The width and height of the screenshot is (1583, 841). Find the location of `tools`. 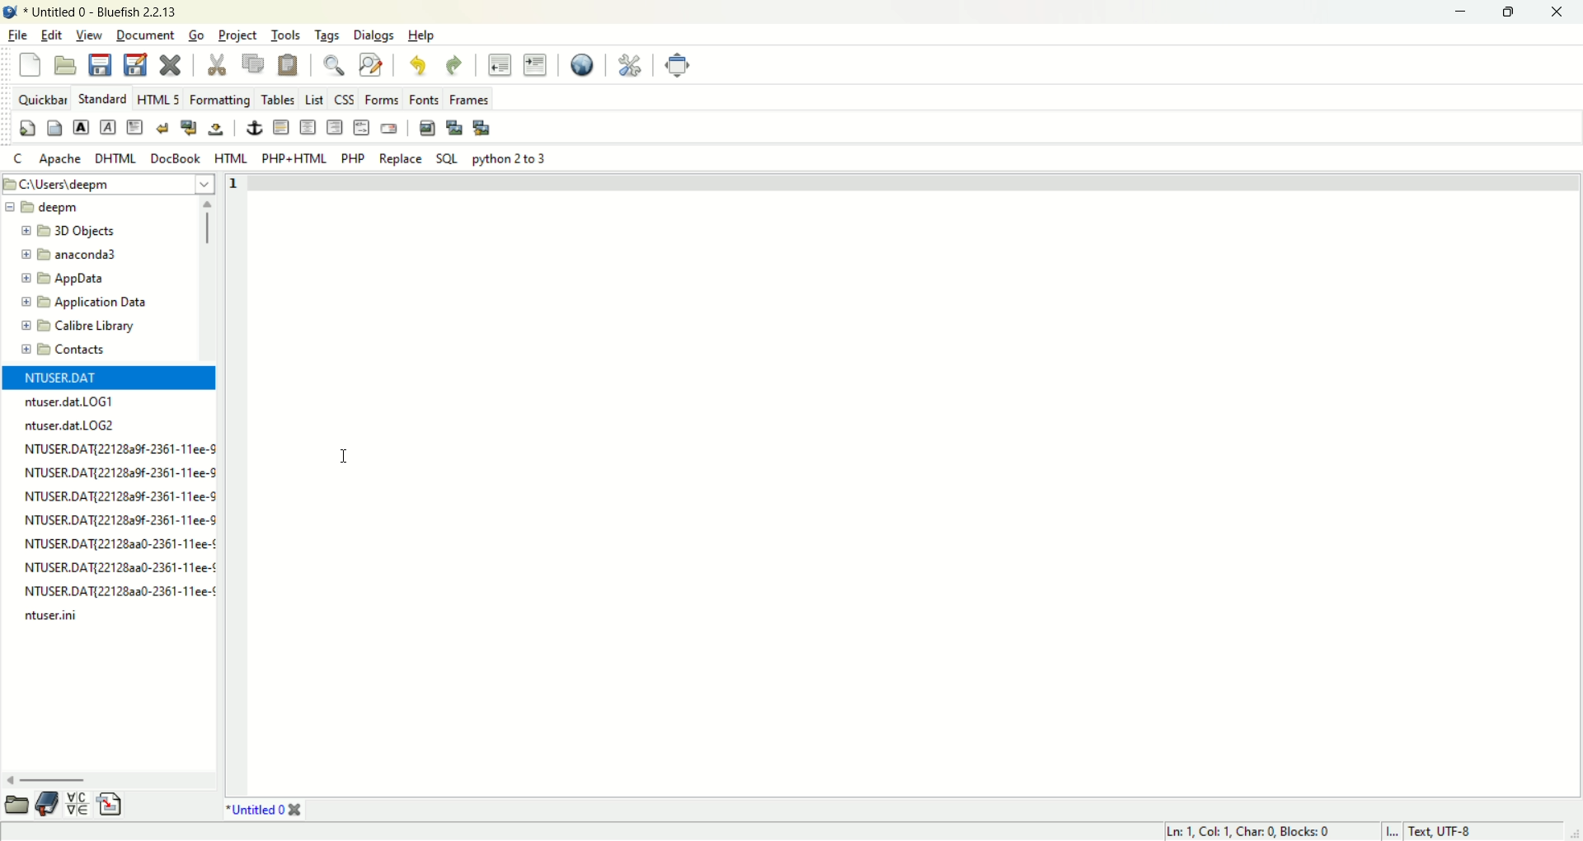

tools is located at coordinates (284, 37).